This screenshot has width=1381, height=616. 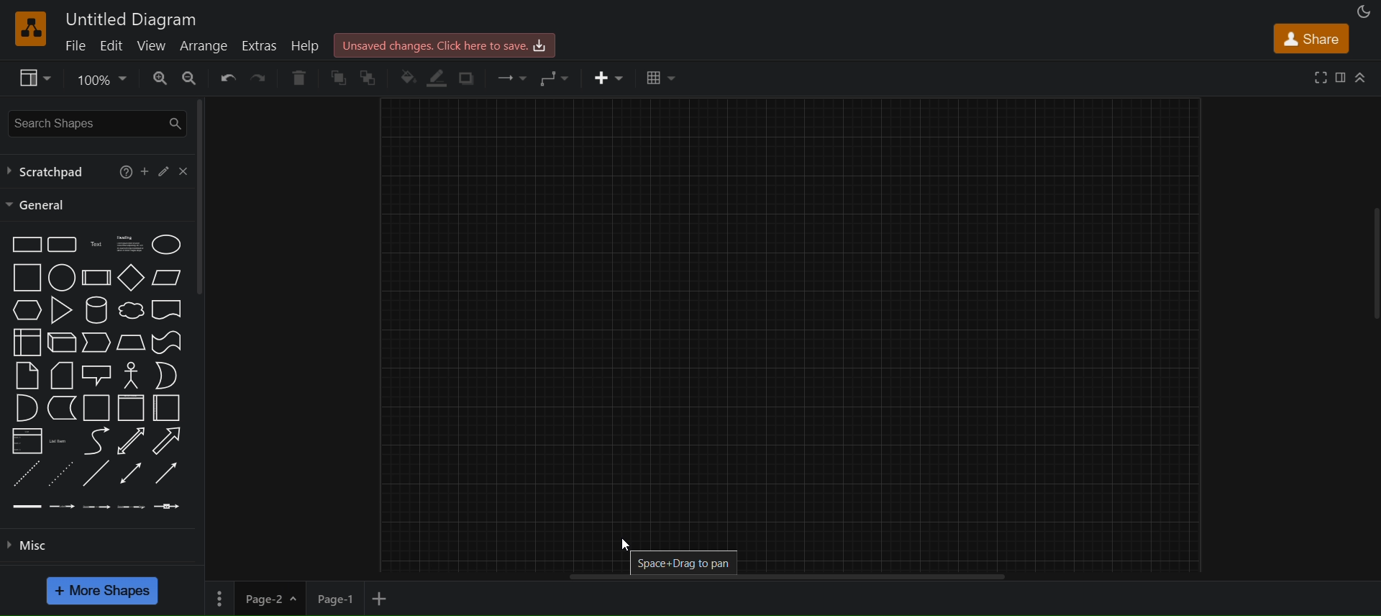 I want to click on edit, so click(x=112, y=46).